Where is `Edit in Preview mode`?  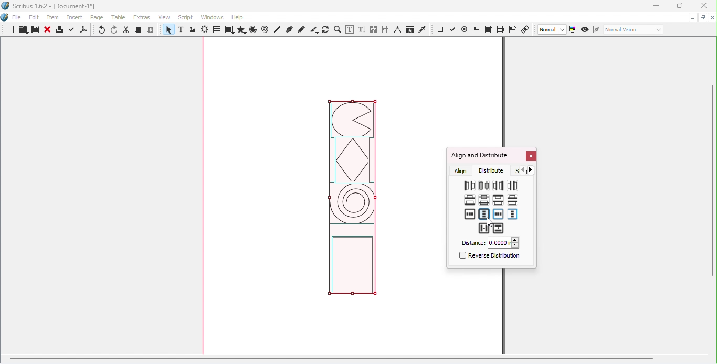
Edit in Preview mode is located at coordinates (596, 29).